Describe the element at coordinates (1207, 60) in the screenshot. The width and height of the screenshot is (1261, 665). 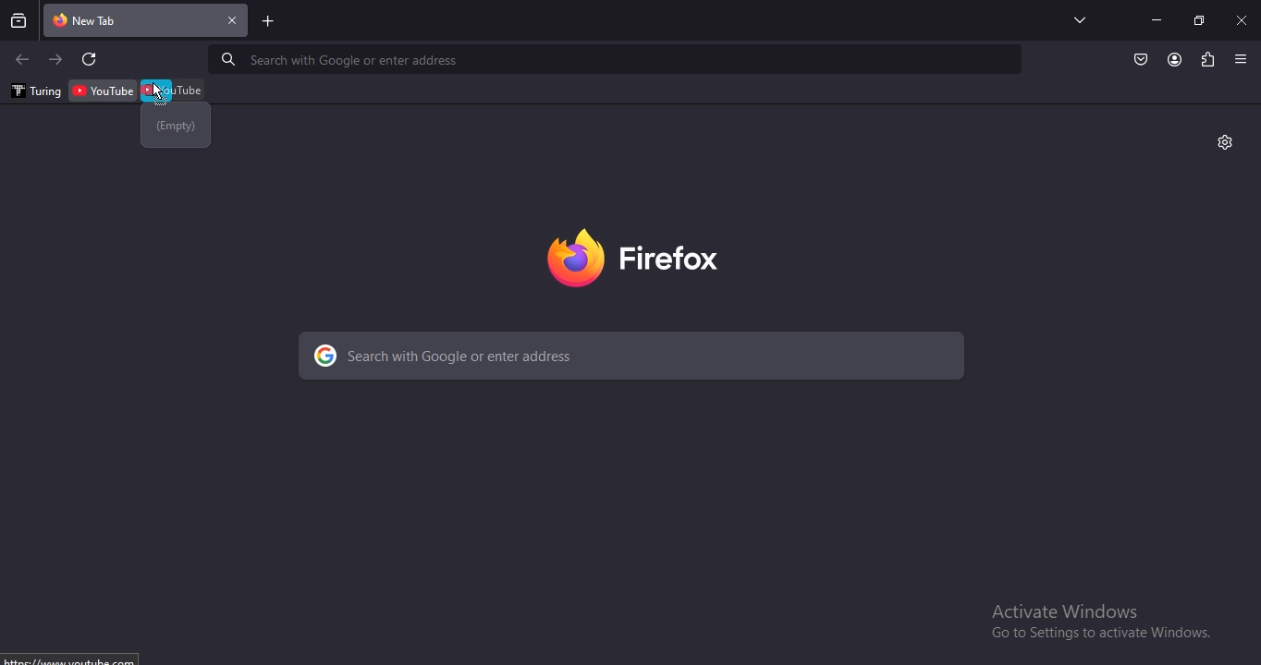
I see `extensions` at that location.